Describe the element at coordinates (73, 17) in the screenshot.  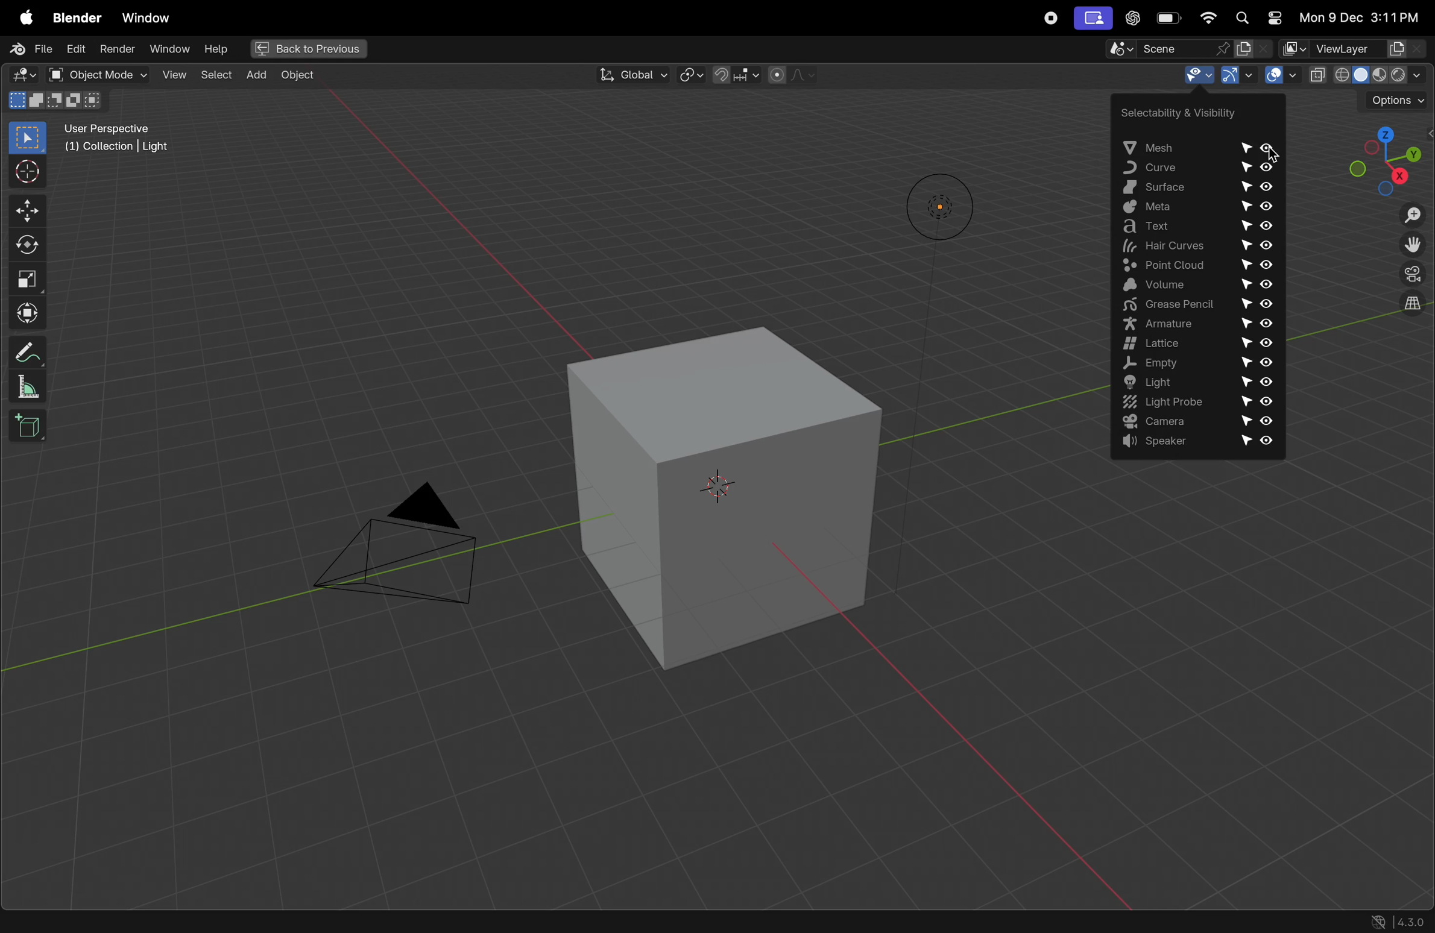
I see `blender` at that location.